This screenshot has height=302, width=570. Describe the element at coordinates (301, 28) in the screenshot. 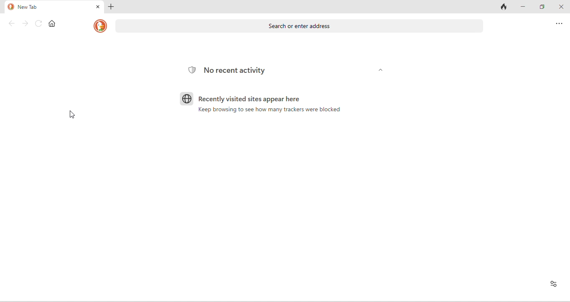

I see `search or enter address` at that location.